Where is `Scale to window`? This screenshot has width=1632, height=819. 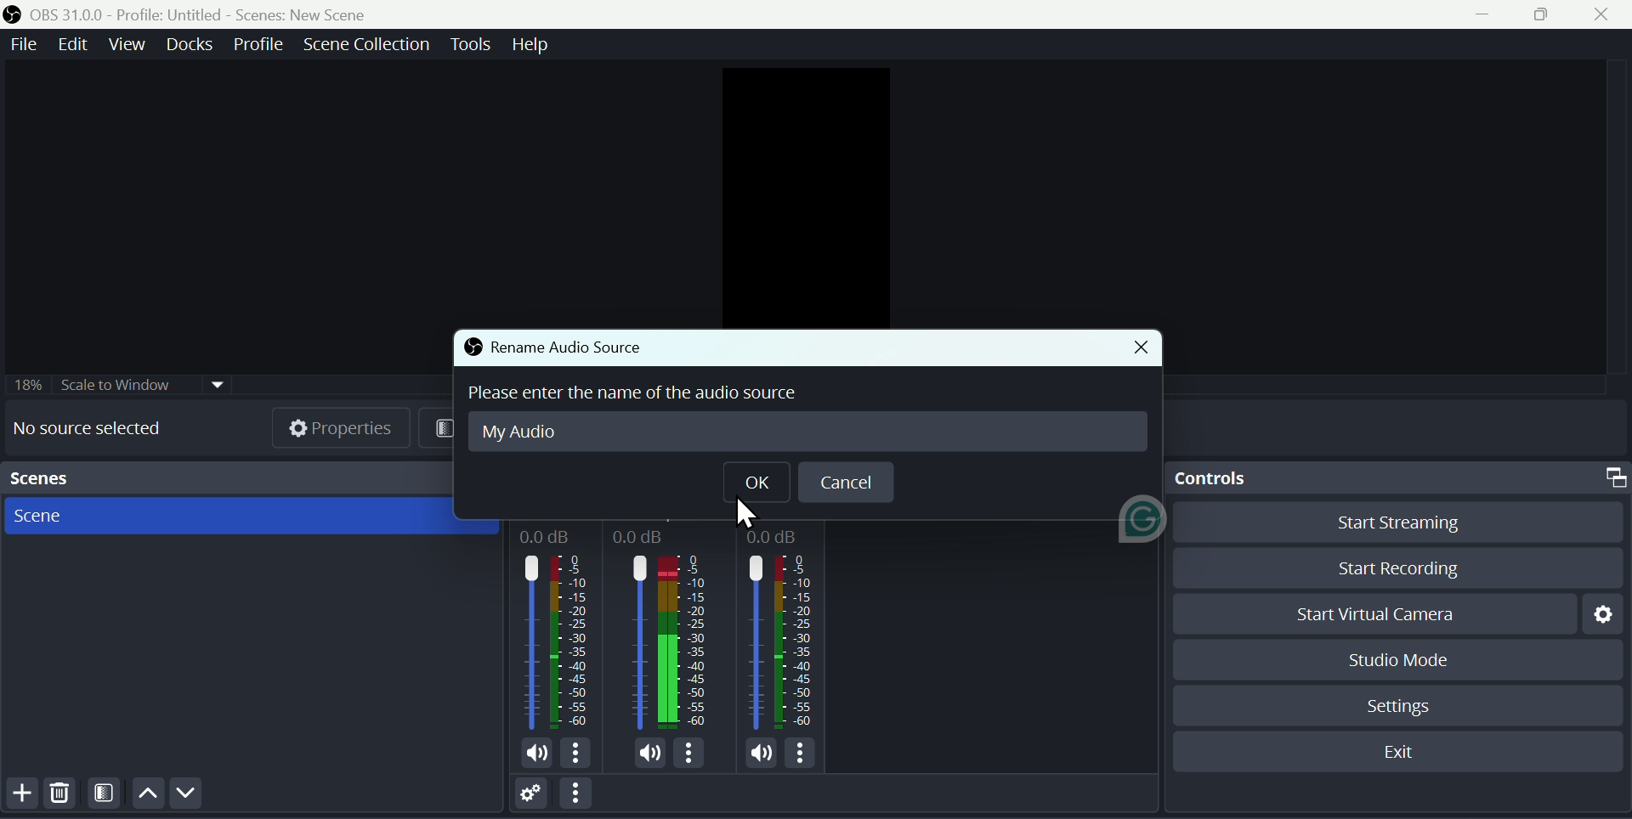 Scale to window is located at coordinates (116, 385).